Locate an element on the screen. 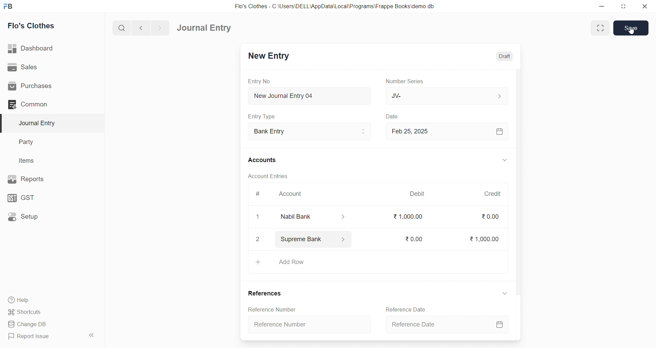 This screenshot has width=656, height=348. minimize is located at coordinates (602, 6).